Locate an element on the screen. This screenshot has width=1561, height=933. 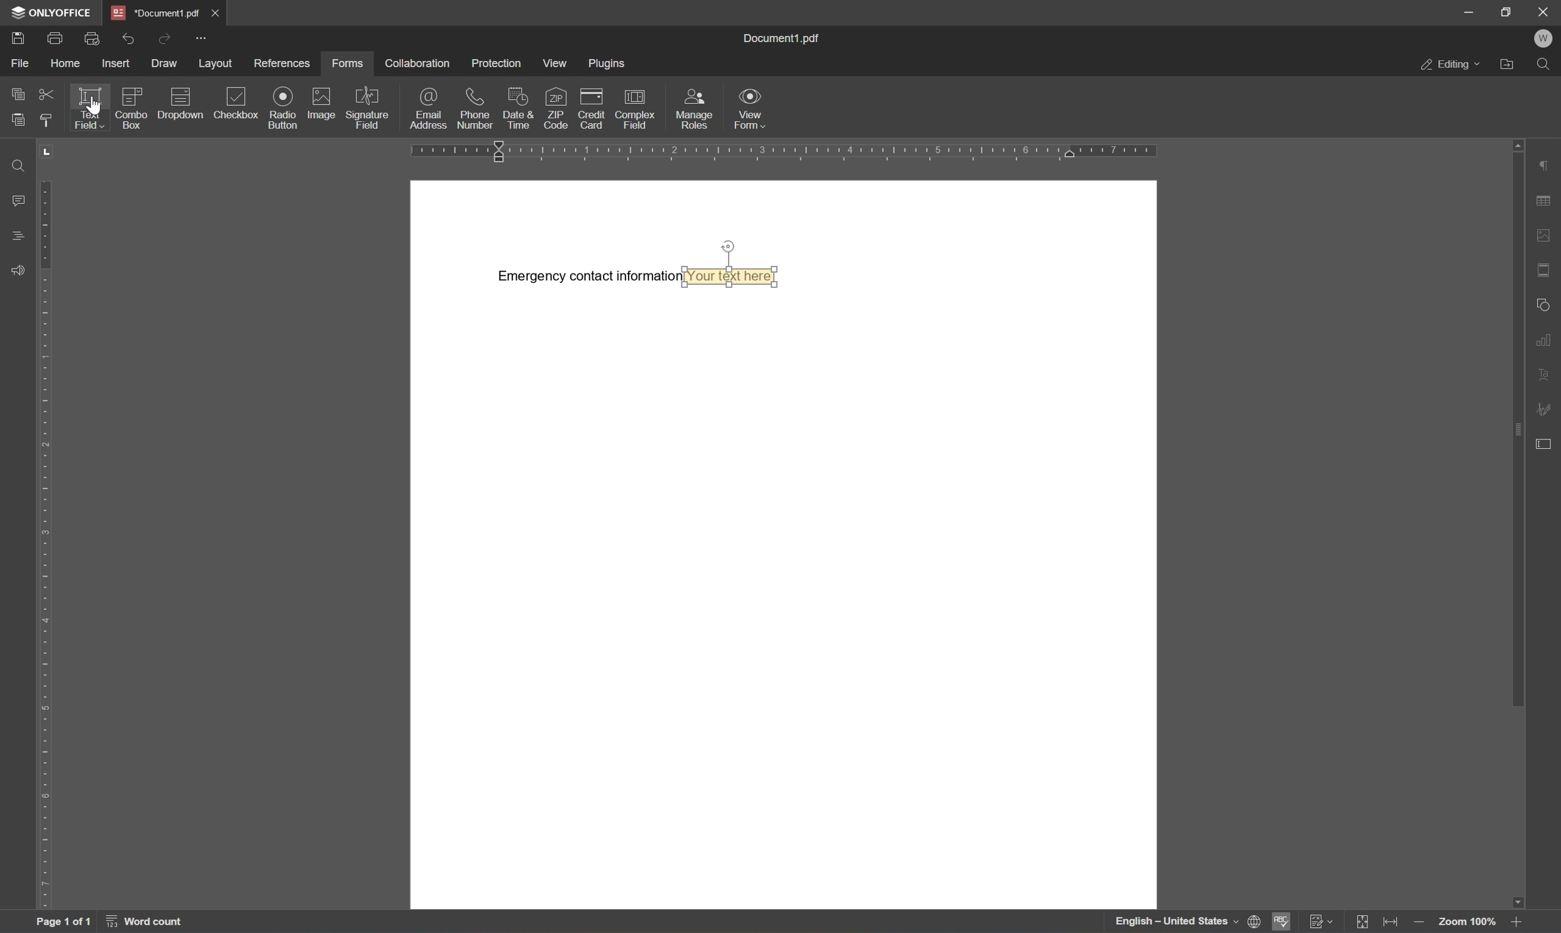
date and time is located at coordinates (521, 108).